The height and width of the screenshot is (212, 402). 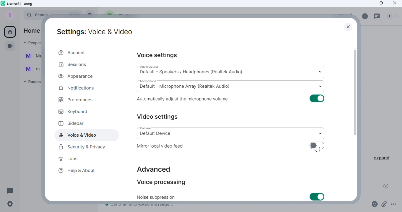 I want to click on Element icon, so click(x=25, y=4).